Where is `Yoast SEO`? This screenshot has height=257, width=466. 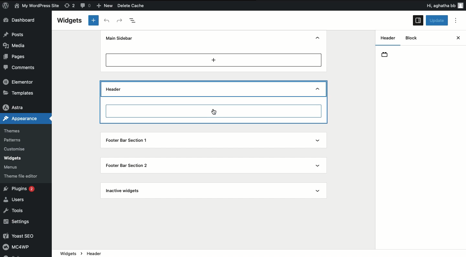 Yoast SEO is located at coordinates (24, 237).